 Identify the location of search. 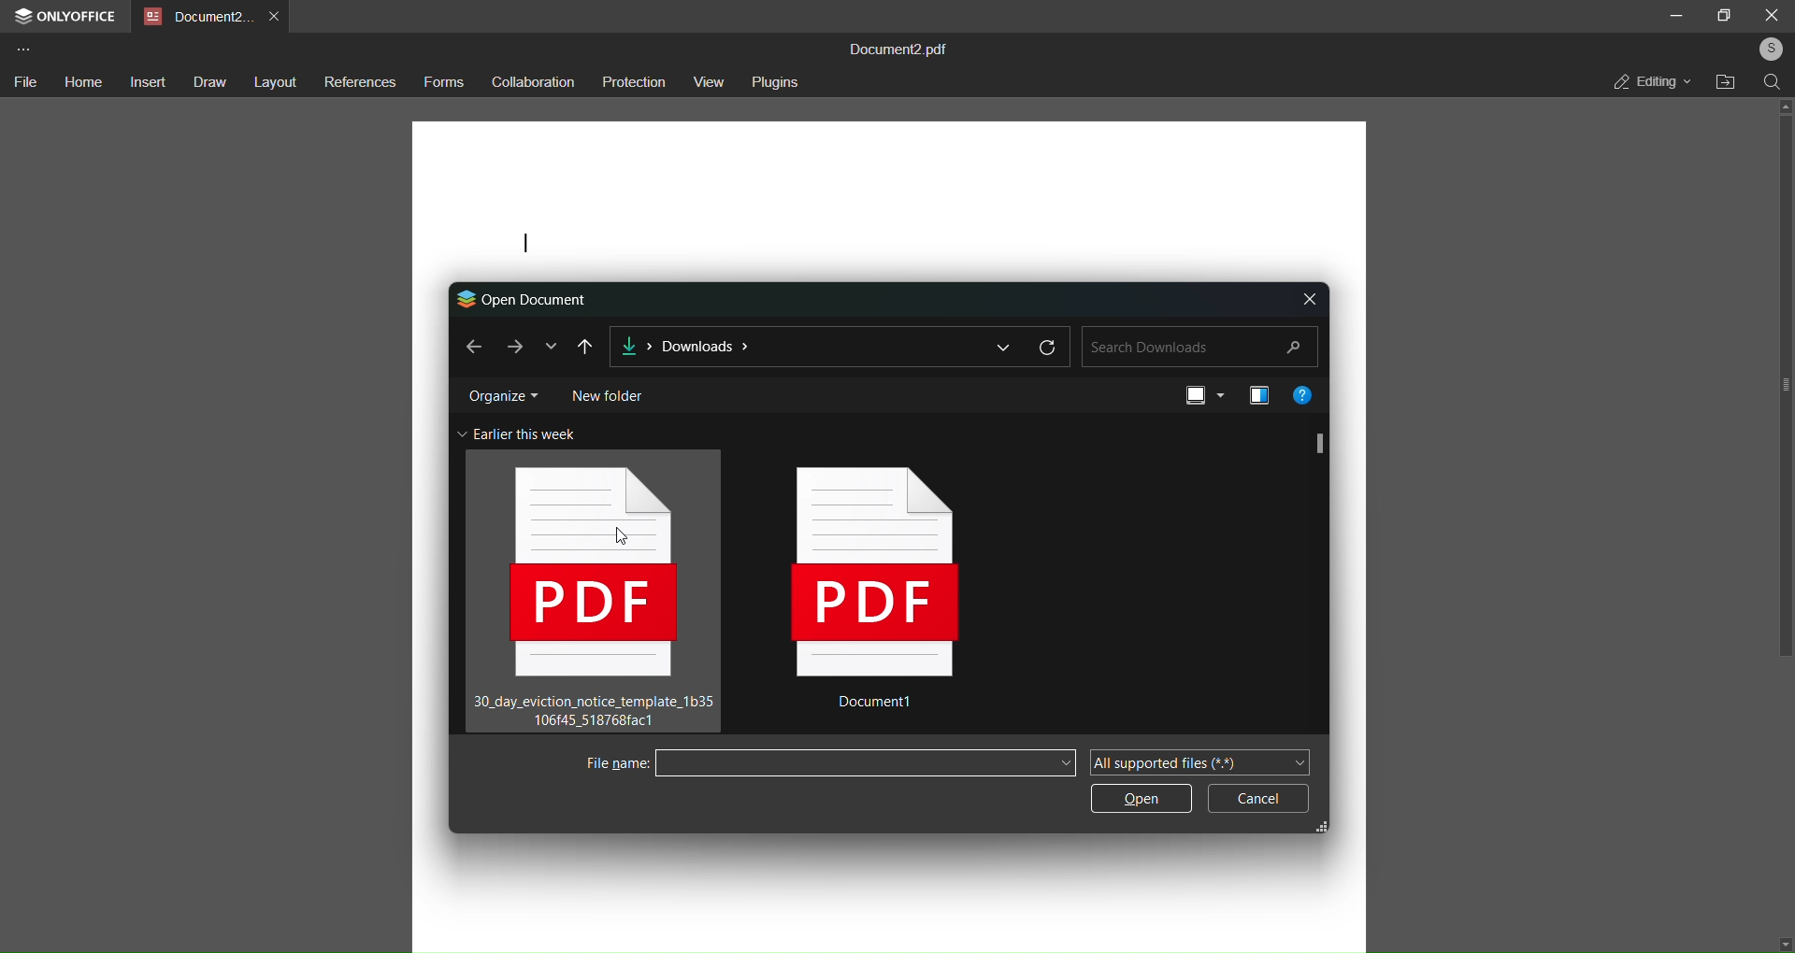
(1773, 81).